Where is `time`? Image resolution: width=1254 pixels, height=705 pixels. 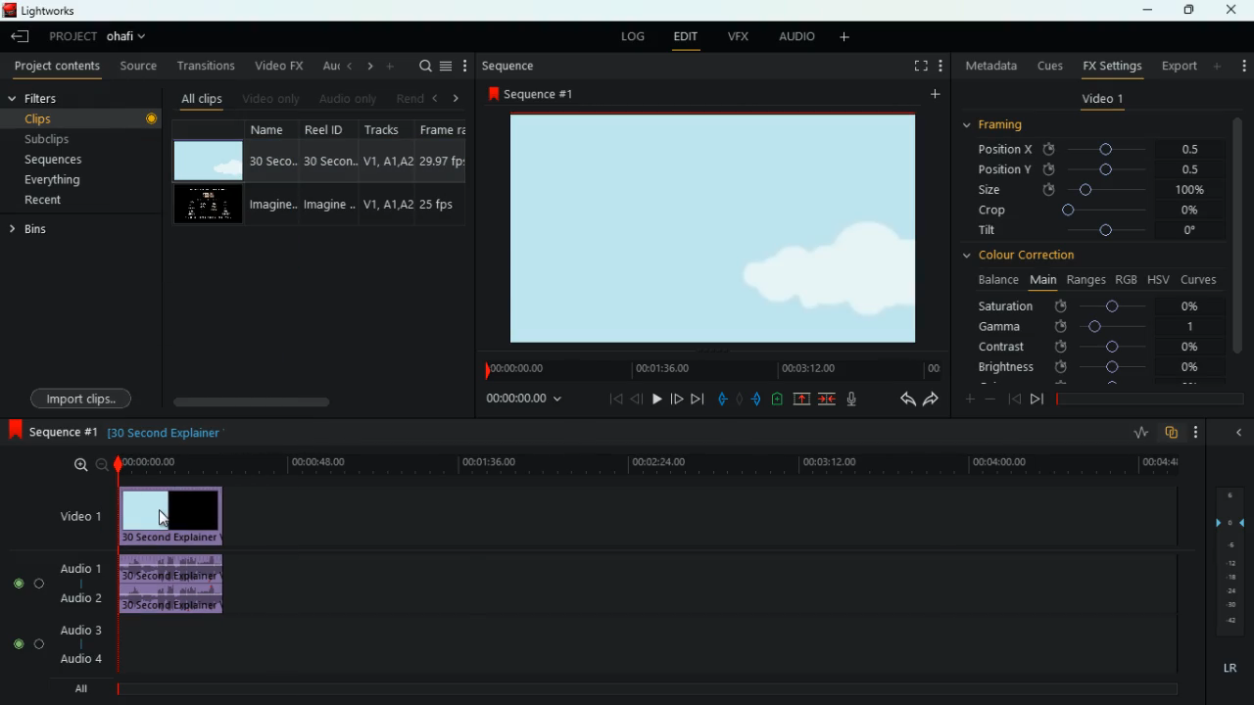
time is located at coordinates (164, 433).